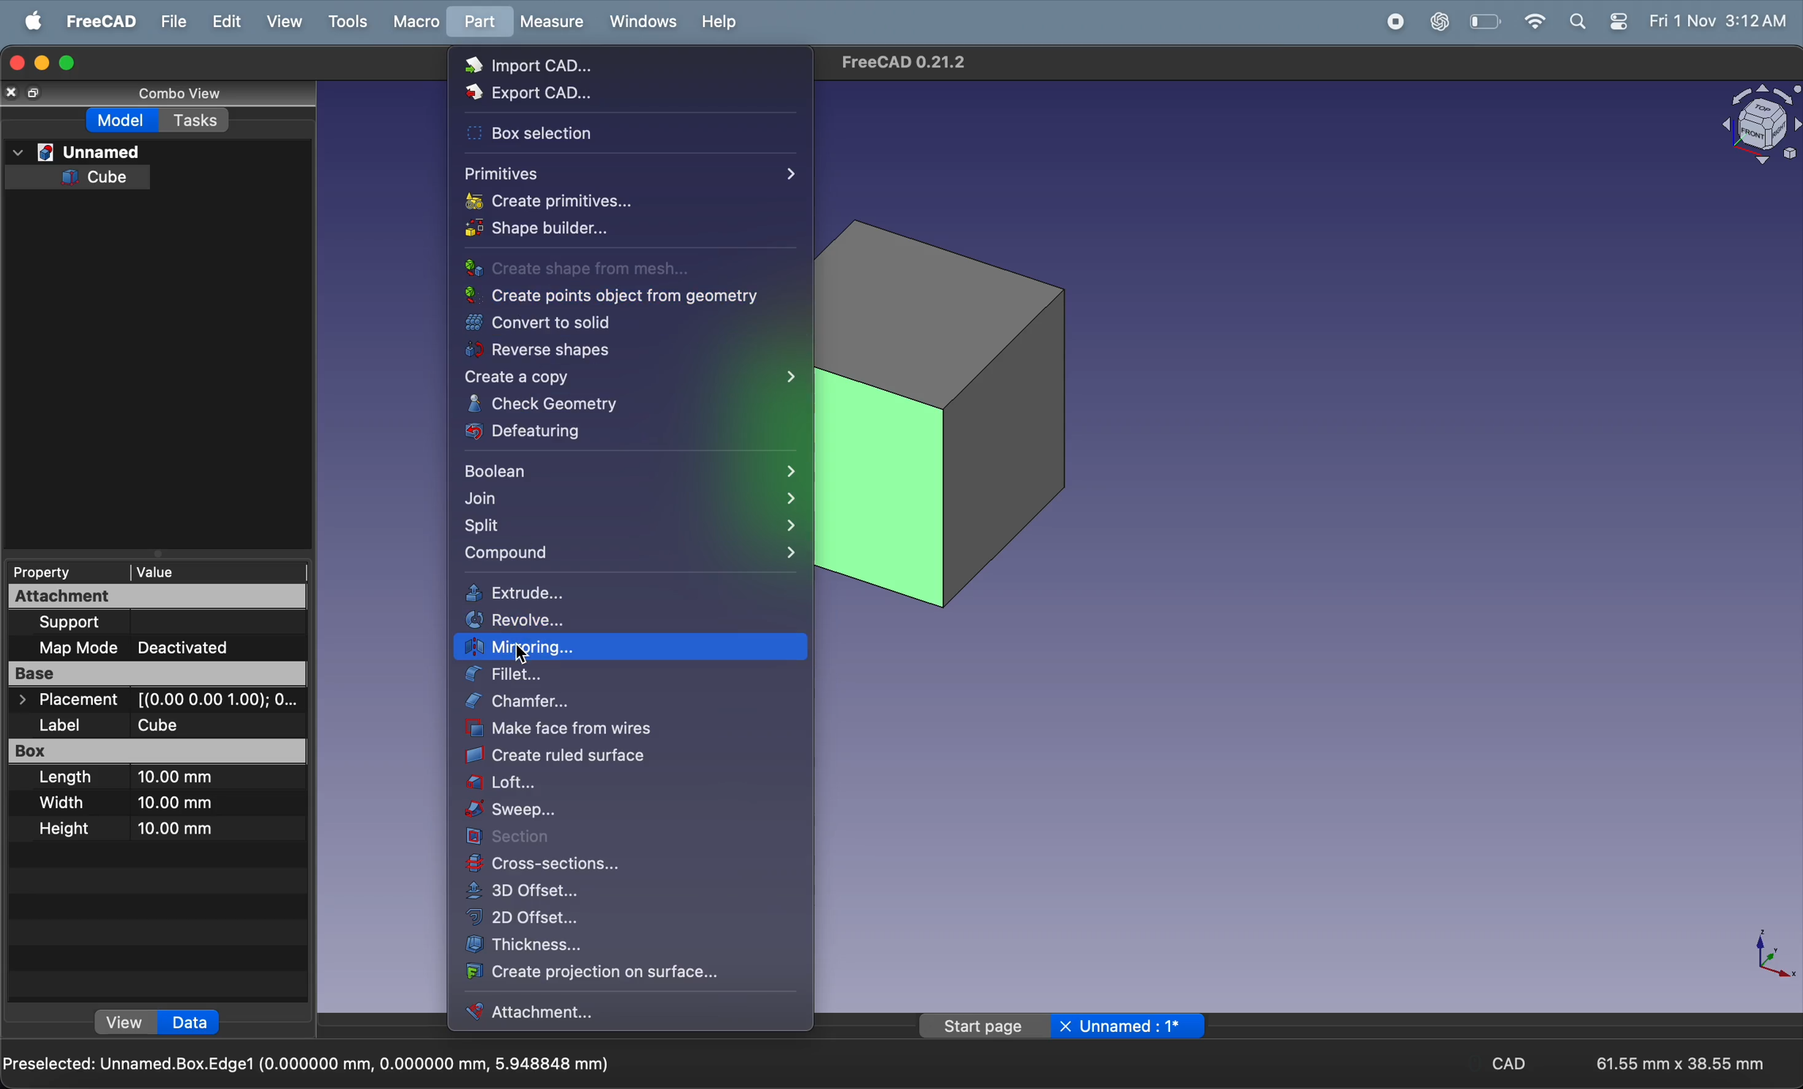 The image size is (1803, 1089). What do you see at coordinates (198, 122) in the screenshot?
I see `tasks` at bounding box center [198, 122].